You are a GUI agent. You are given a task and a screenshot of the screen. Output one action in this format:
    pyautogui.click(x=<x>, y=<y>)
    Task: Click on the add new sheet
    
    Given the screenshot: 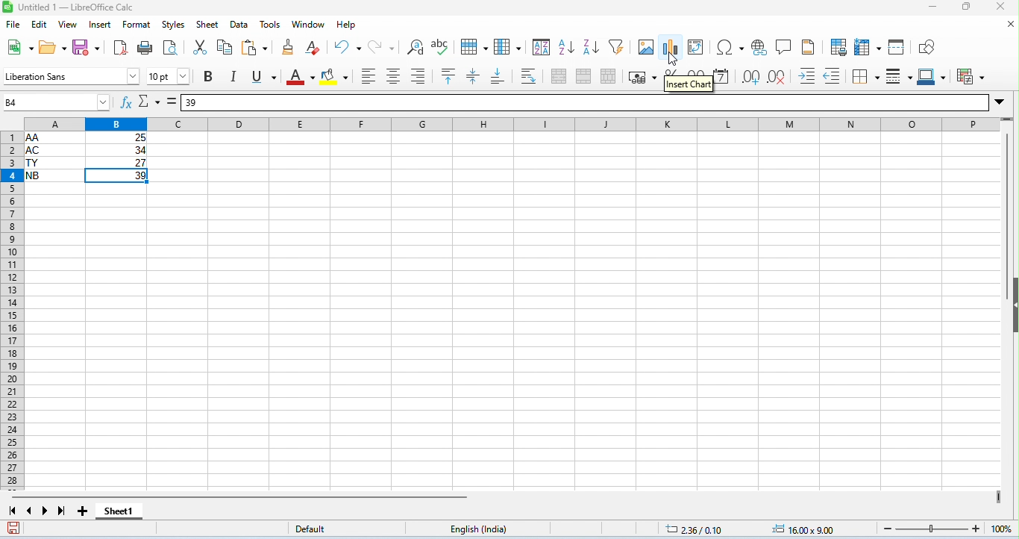 What is the action you would take?
    pyautogui.click(x=84, y=511)
    